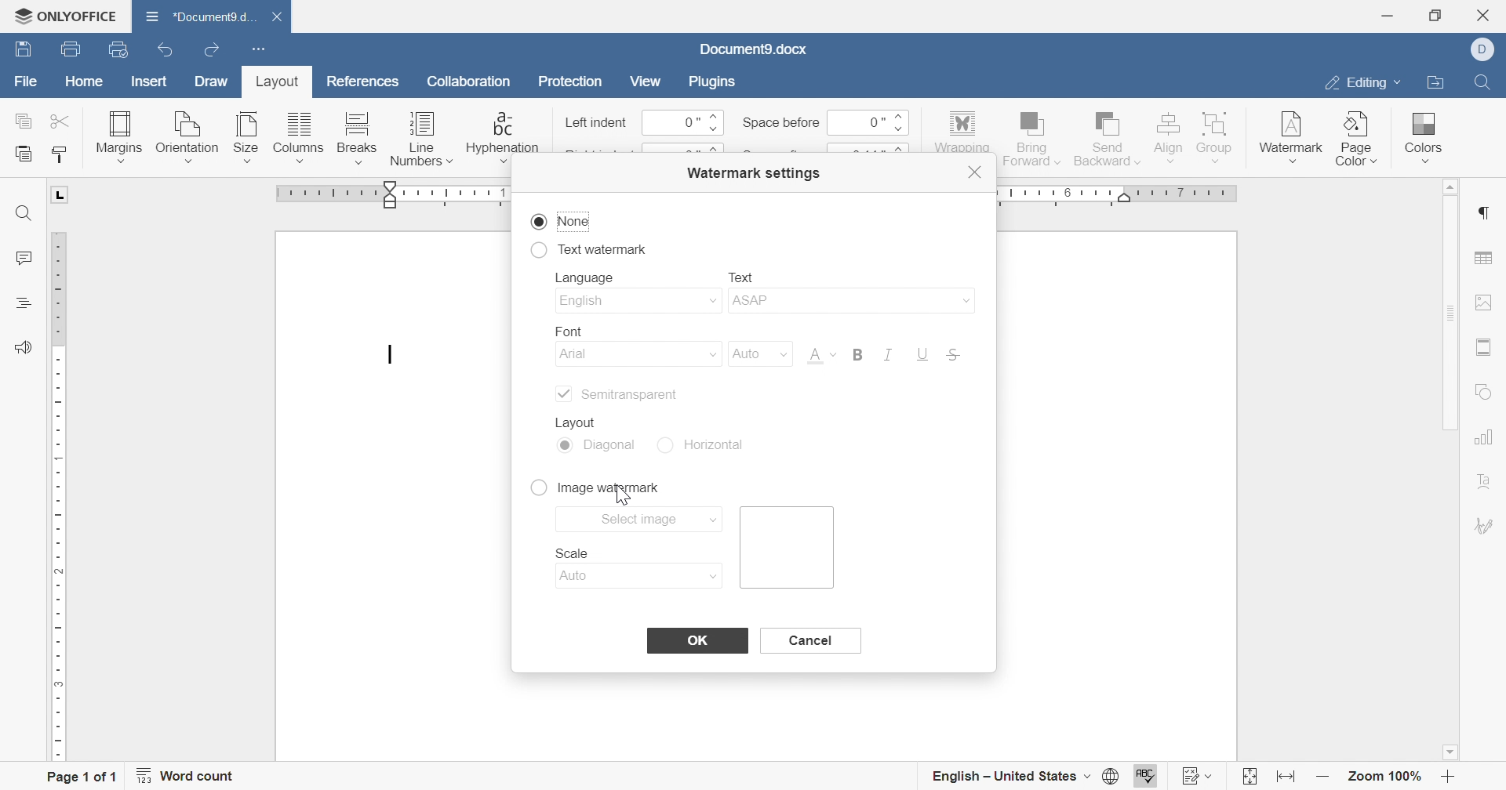 The image size is (1506, 790). Describe the element at coordinates (1283, 780) in the screenshot. I see `fit to width` at that location.